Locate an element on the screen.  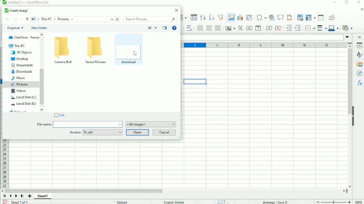
More options is located at coordinates (156, 28).